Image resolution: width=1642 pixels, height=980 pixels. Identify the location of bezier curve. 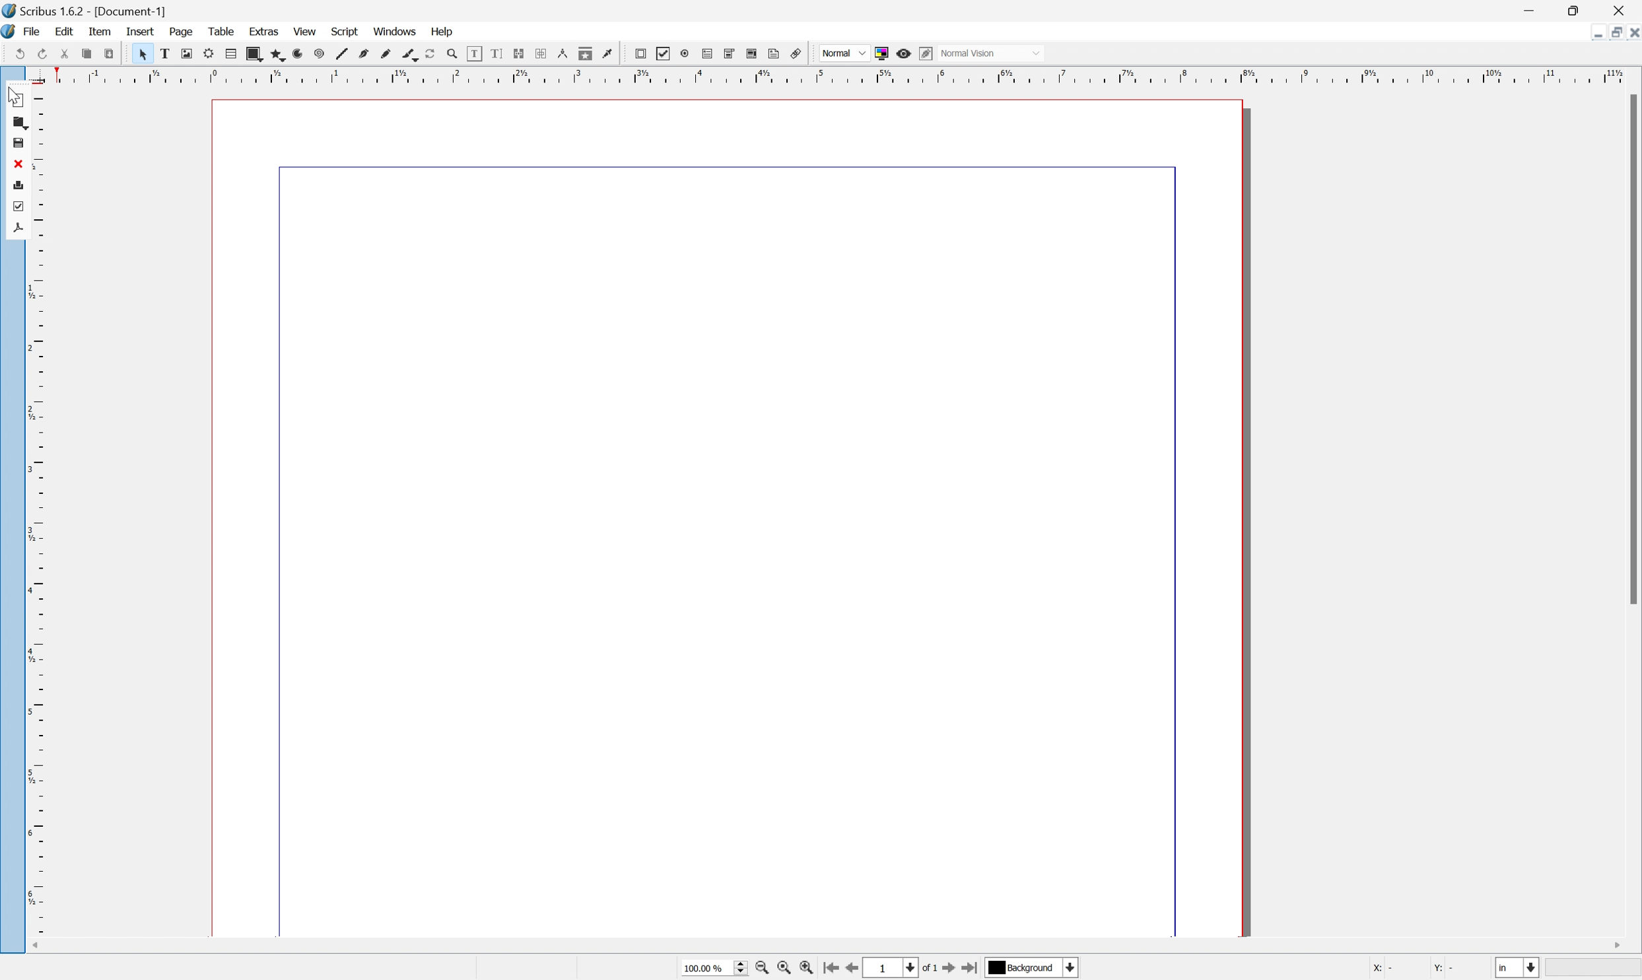
(517, 52).